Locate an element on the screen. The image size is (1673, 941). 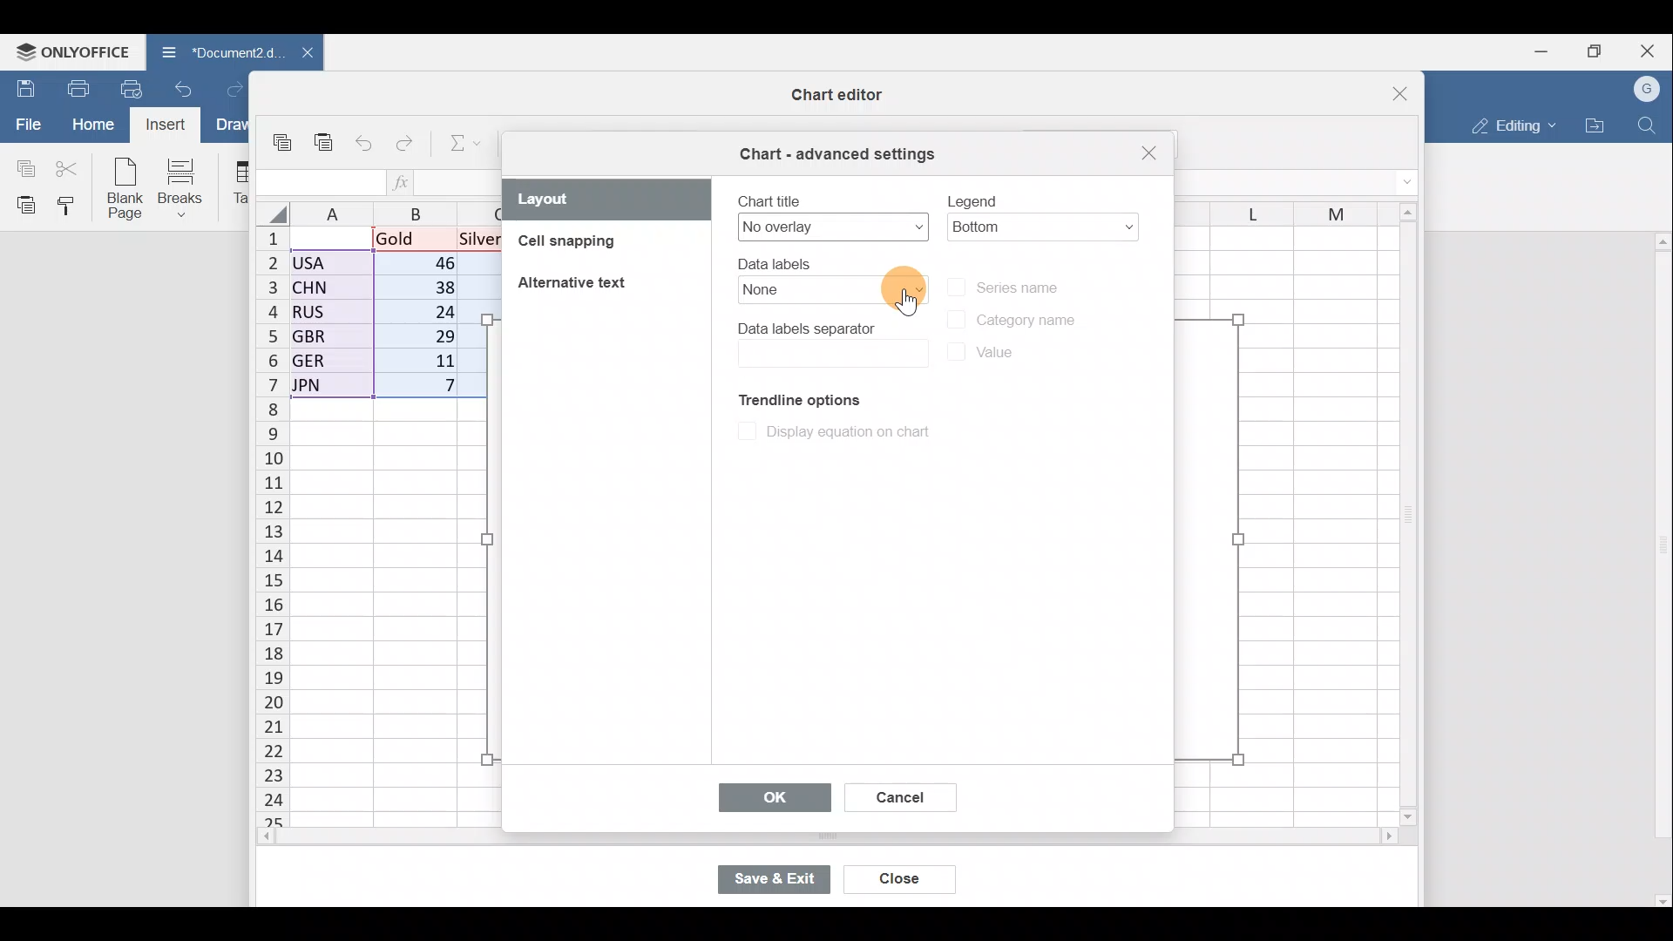
Minimize is located at coordinates (1548, 50).